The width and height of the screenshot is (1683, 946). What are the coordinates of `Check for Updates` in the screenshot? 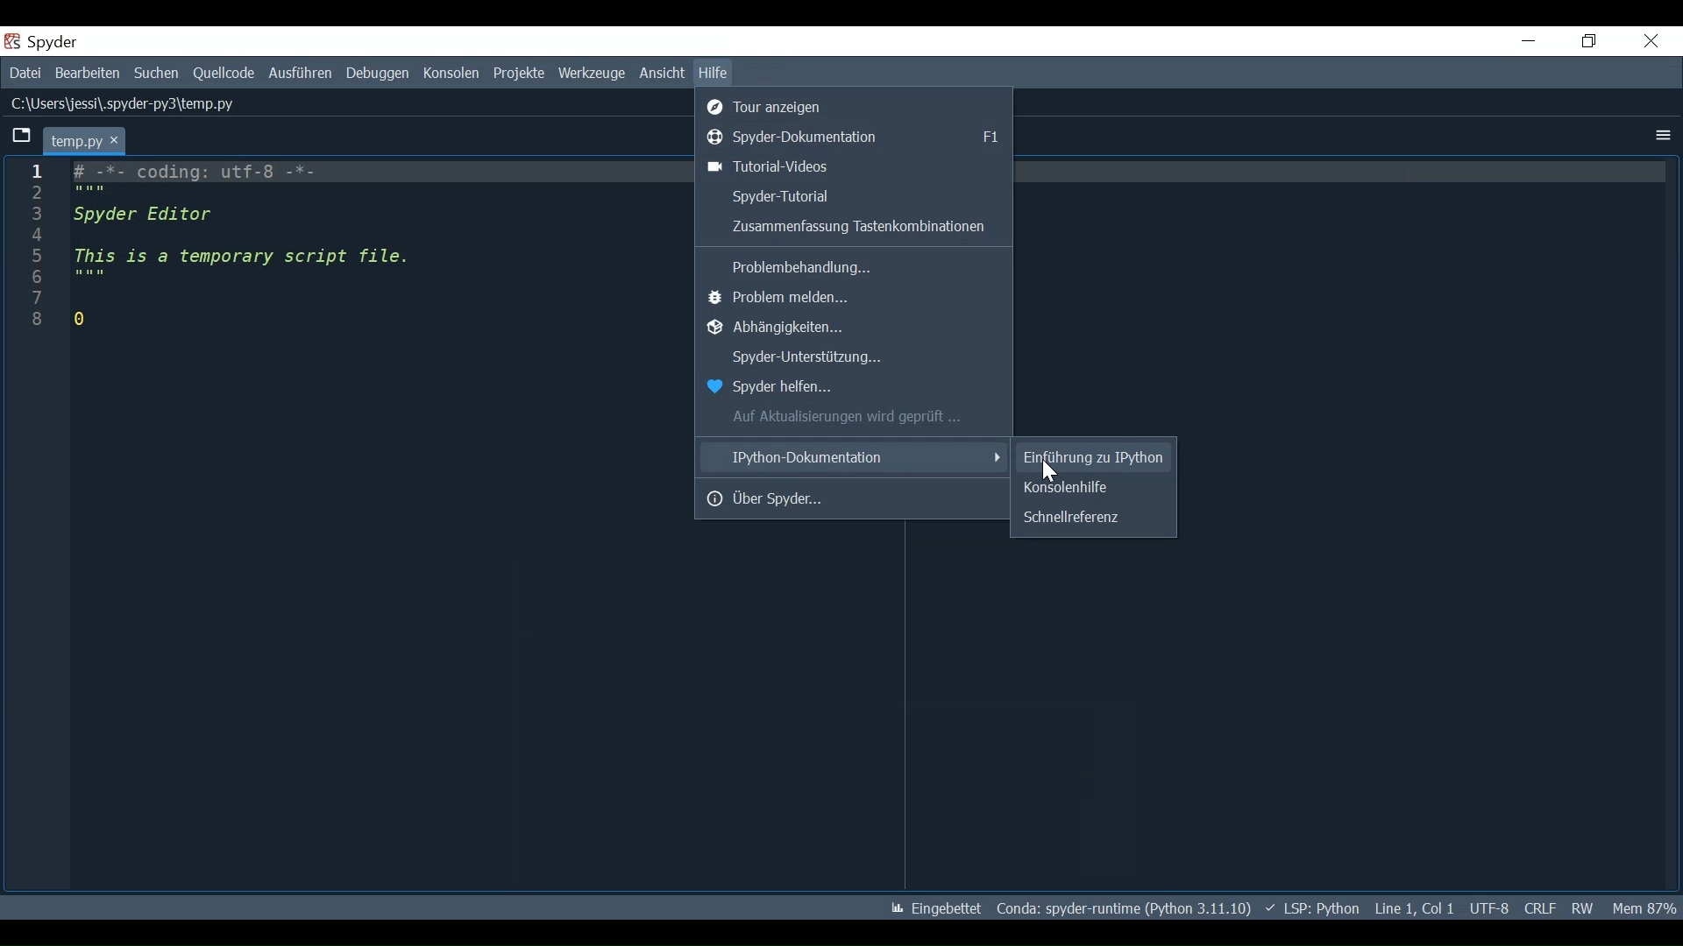 It's located at (856, 417).